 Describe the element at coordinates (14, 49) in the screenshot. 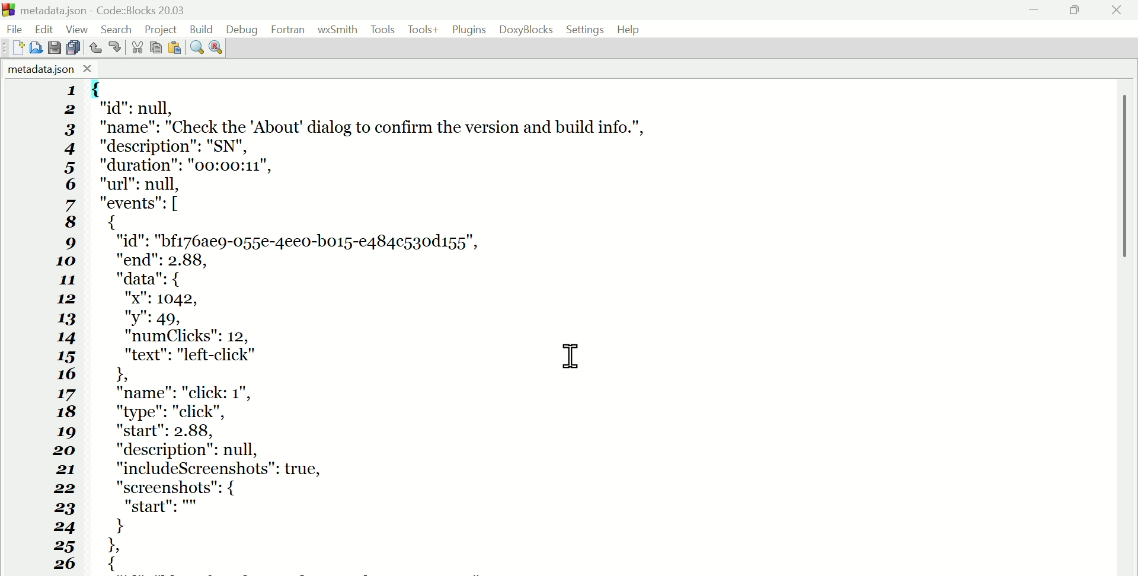

I see `New` at that location.